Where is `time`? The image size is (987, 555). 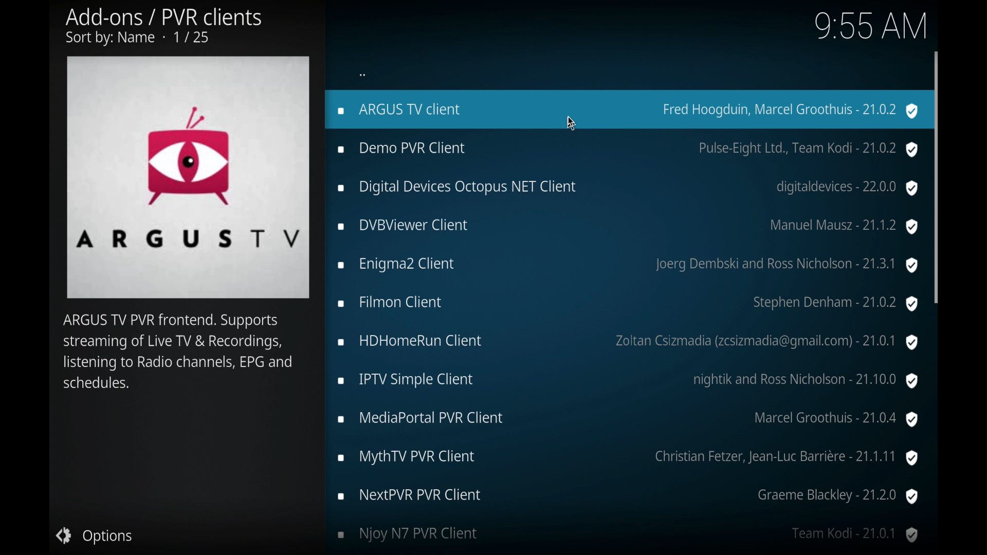
time is located at coordinates (870, 26).